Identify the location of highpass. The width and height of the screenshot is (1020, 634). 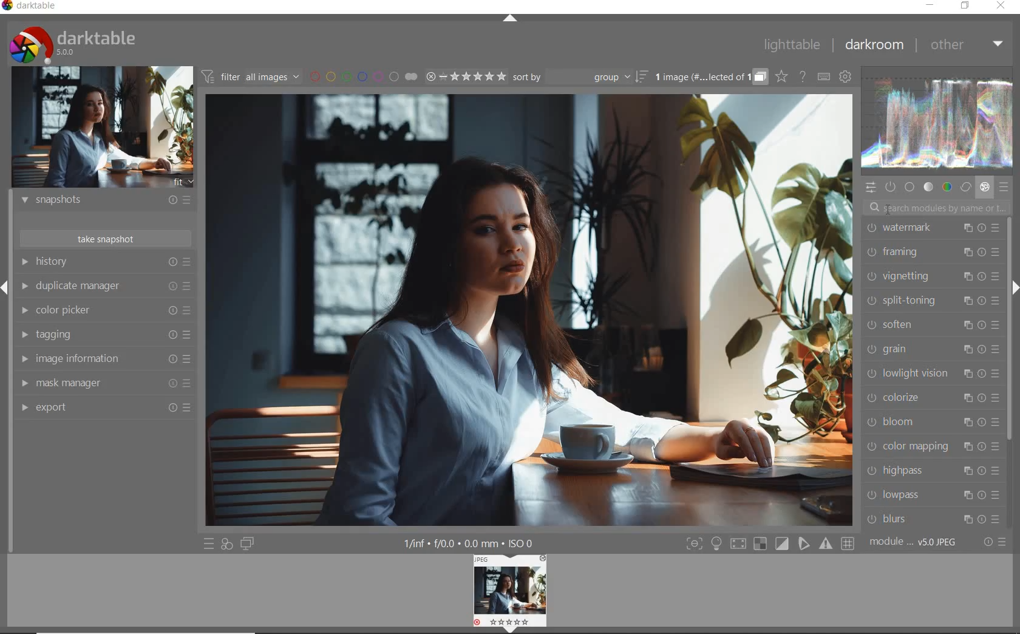
(935, 471).